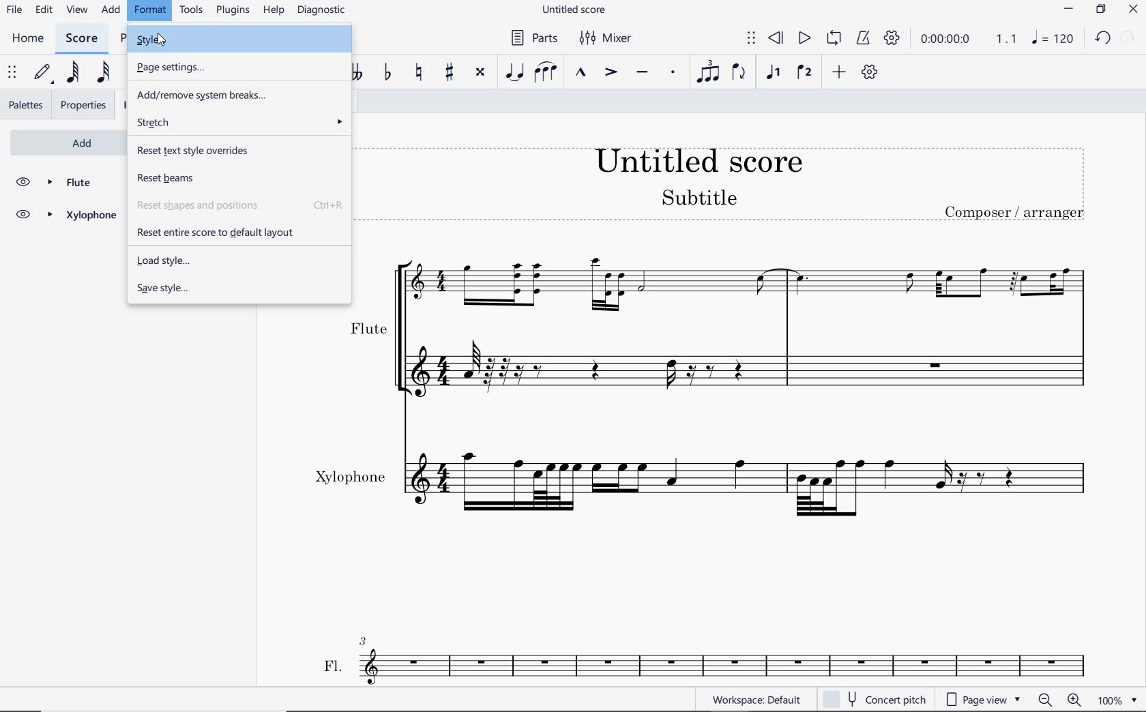 This screenshot has width=1146, height=712. I want to click on TITLE, so click(730, 185).